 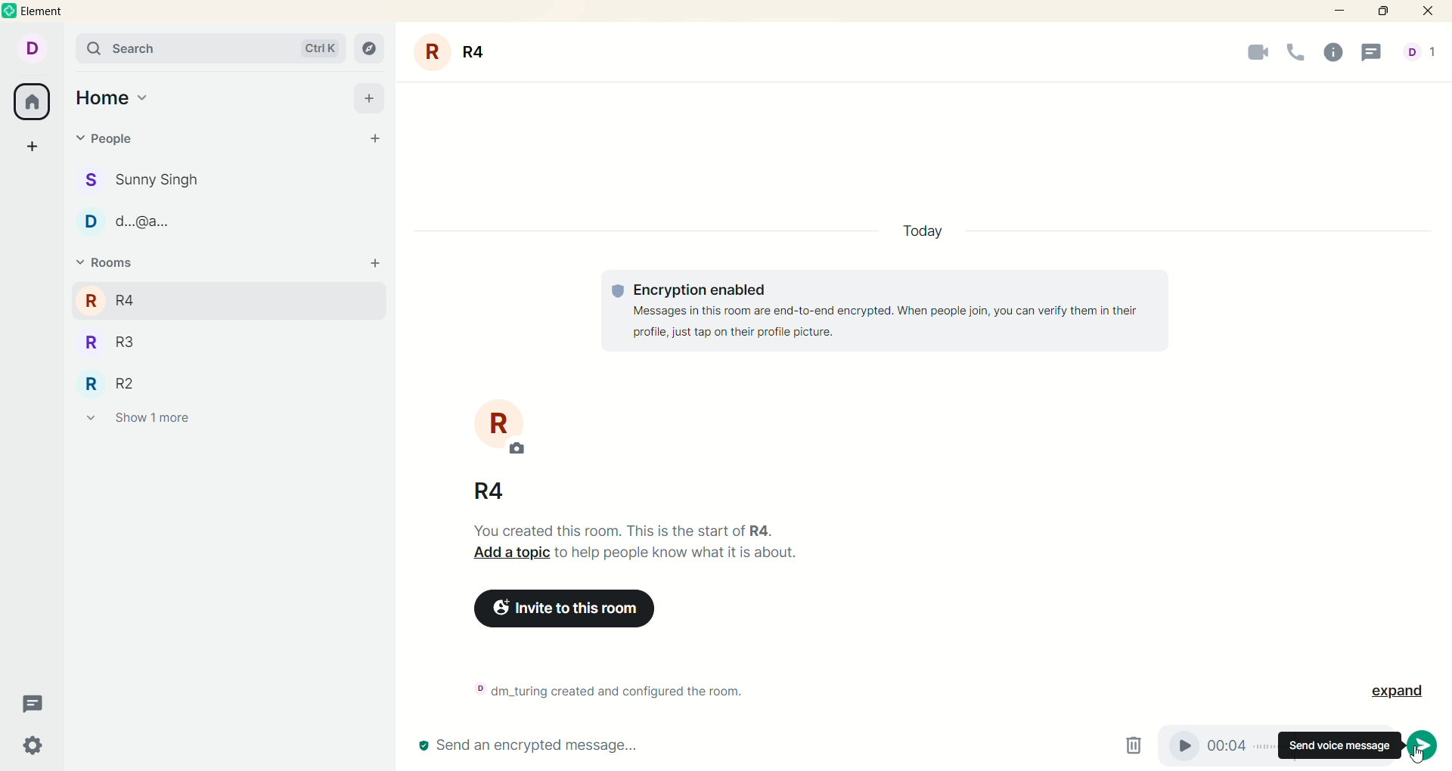 I want to click on room, so click(x=501, y=426).